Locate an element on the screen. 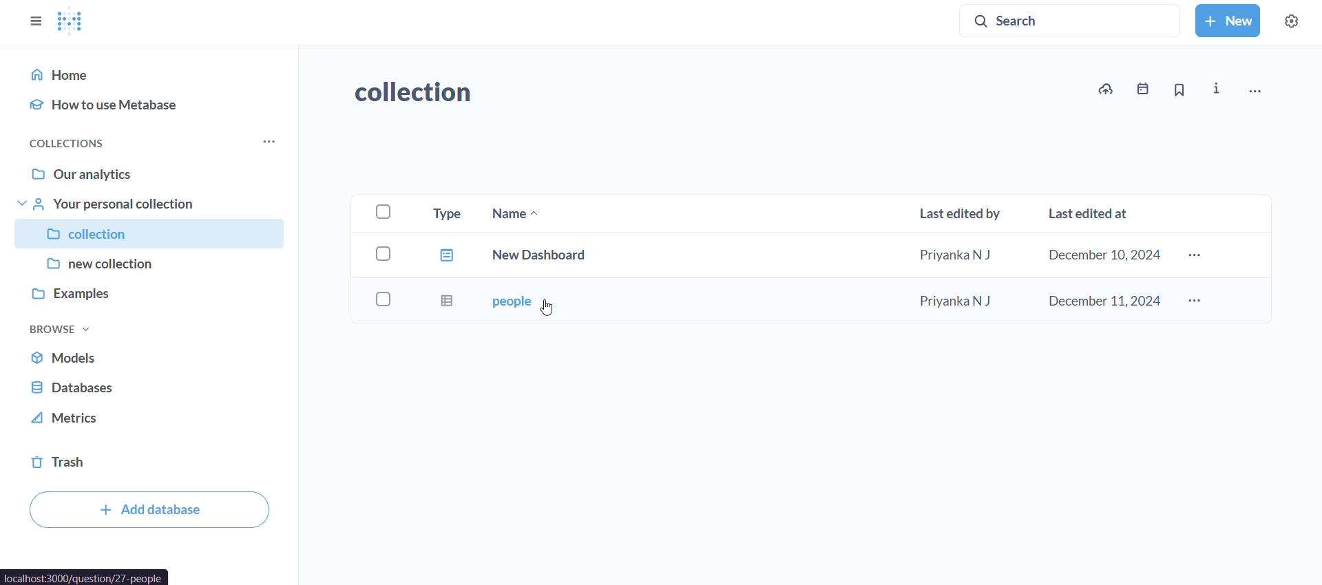 This screenshot has width=1322, height=585. your personal collection is located at coordinates (149, 204).